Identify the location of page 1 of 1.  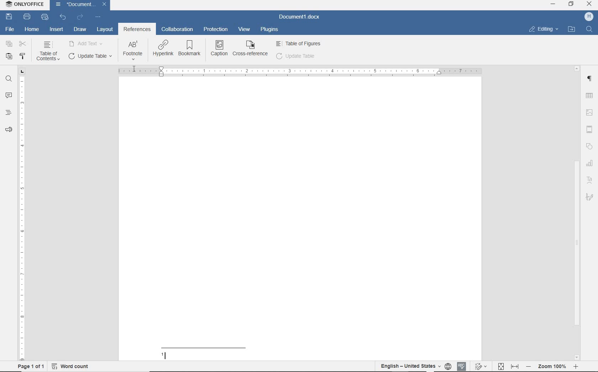
(33, 367).